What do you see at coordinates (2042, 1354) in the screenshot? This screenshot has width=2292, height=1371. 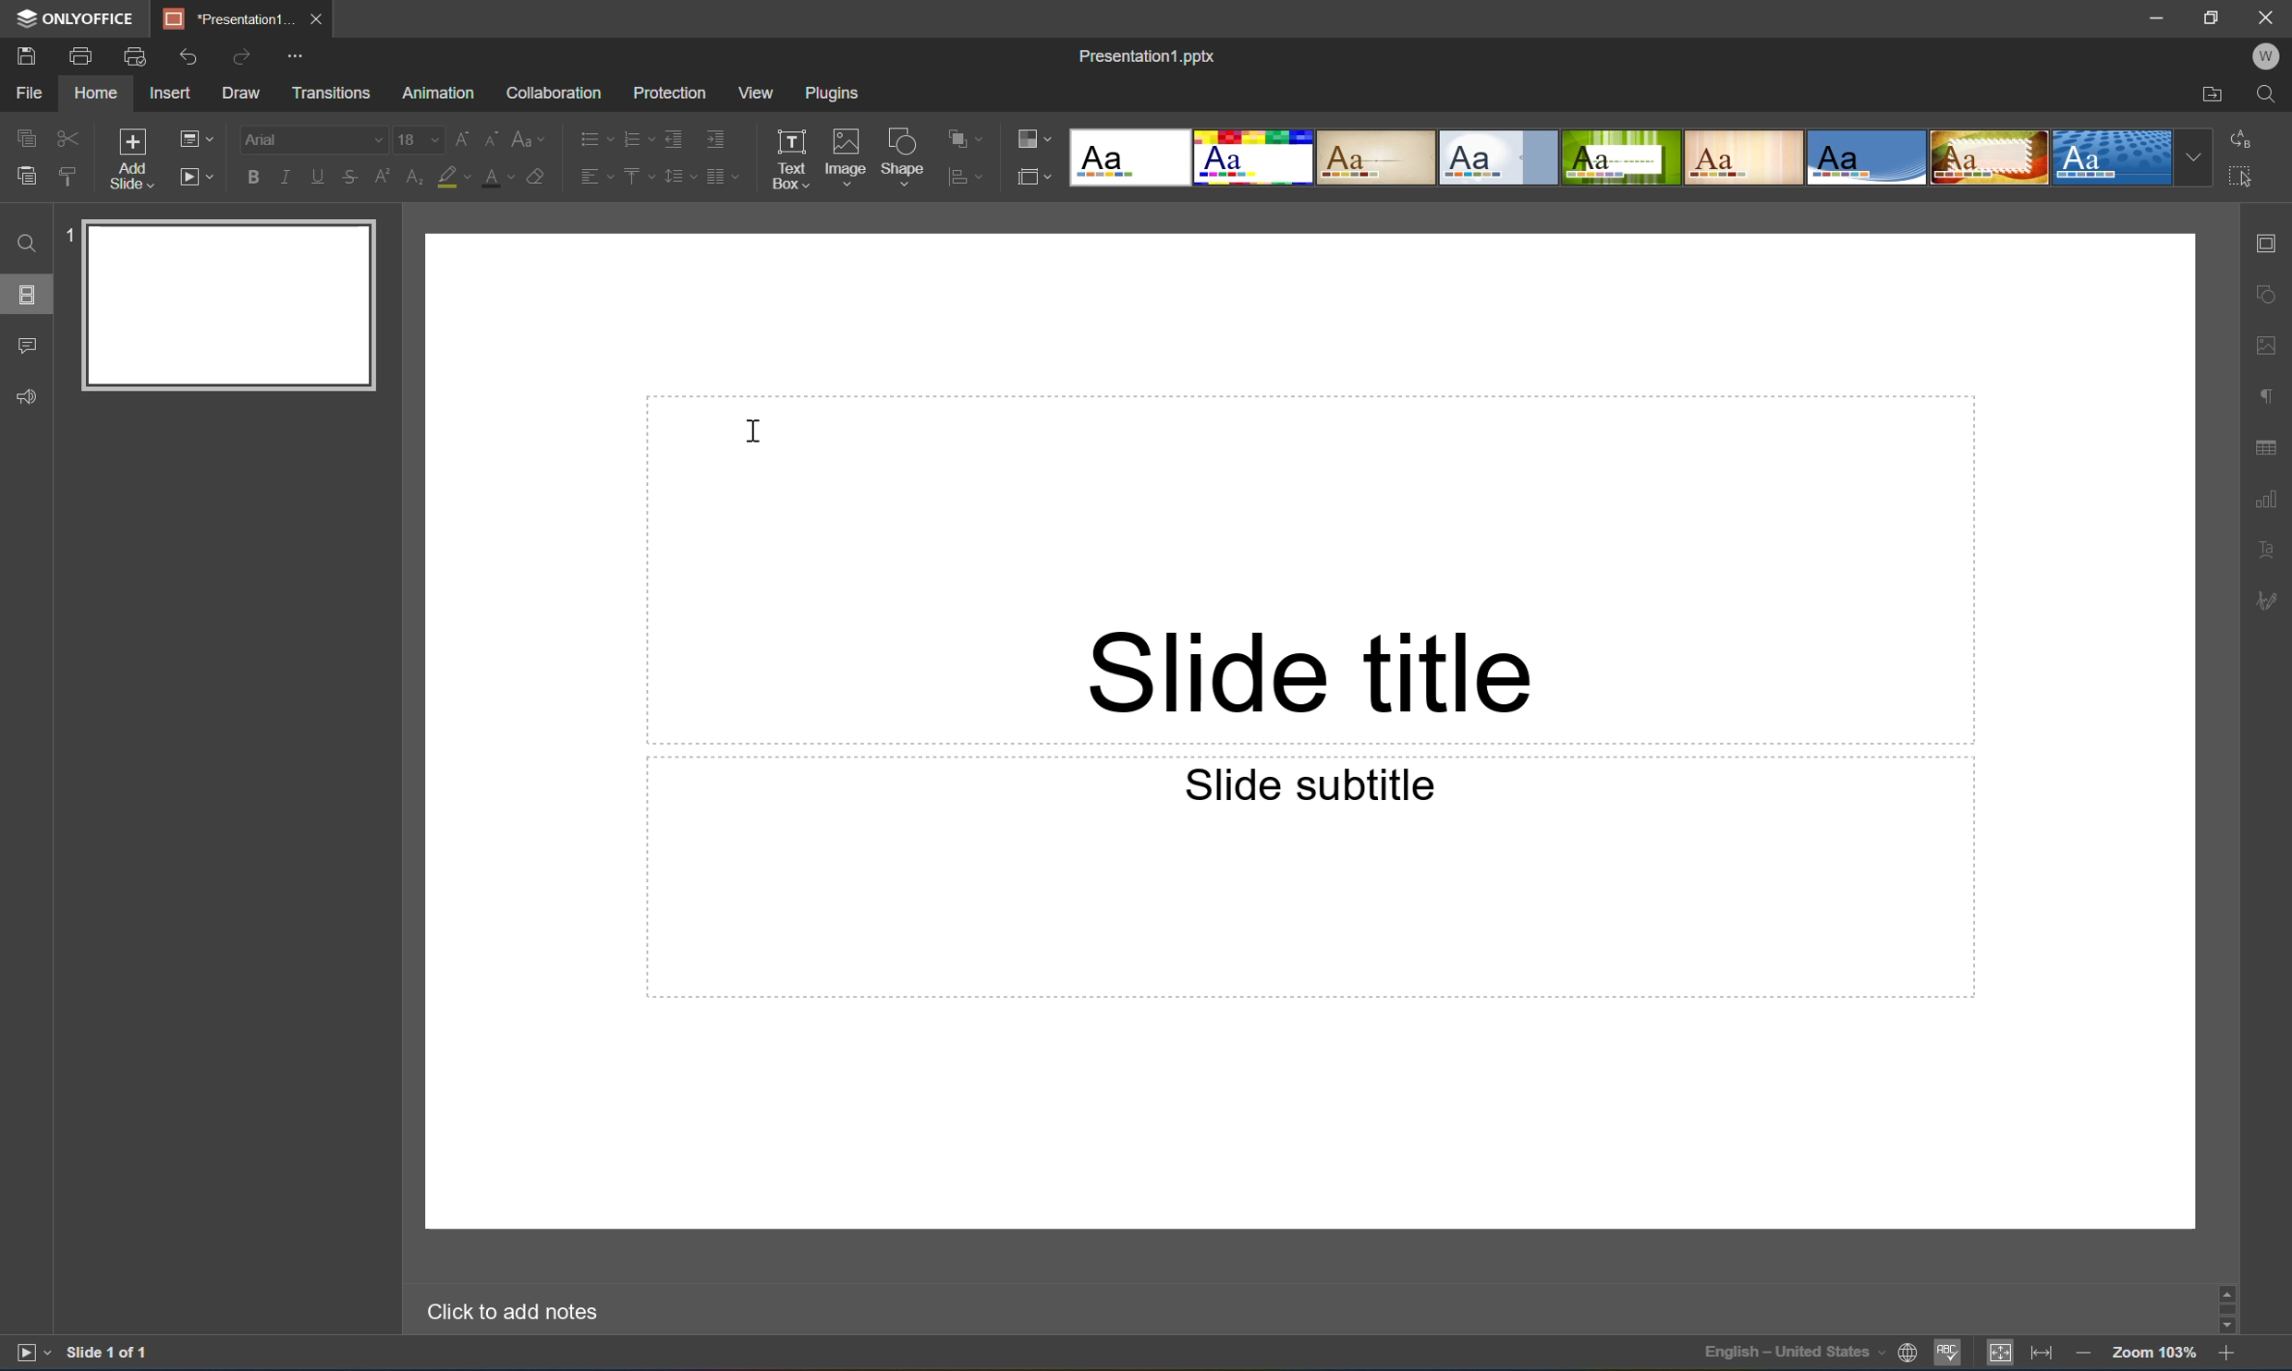 I see `Fit to width` at bounding box center [2042, 1354].